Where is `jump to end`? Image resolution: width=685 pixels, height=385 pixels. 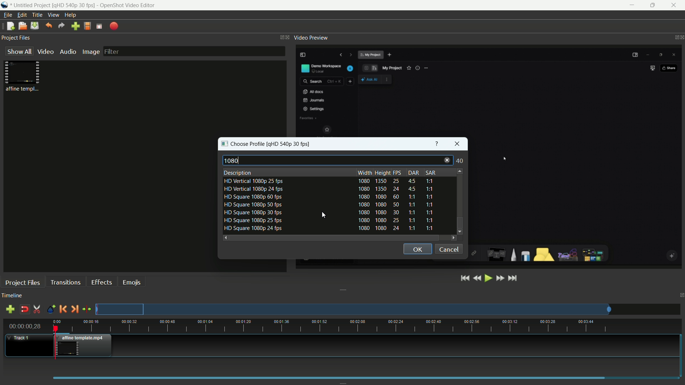
jump to end is located at coordinates (513, 278).